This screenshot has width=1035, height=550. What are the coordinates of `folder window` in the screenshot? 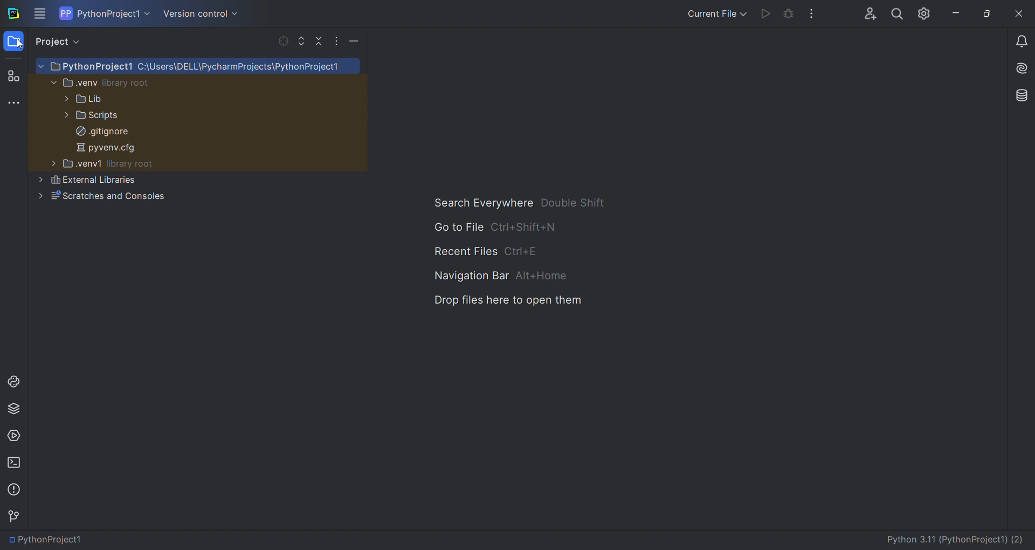 It's located at (17, 41).